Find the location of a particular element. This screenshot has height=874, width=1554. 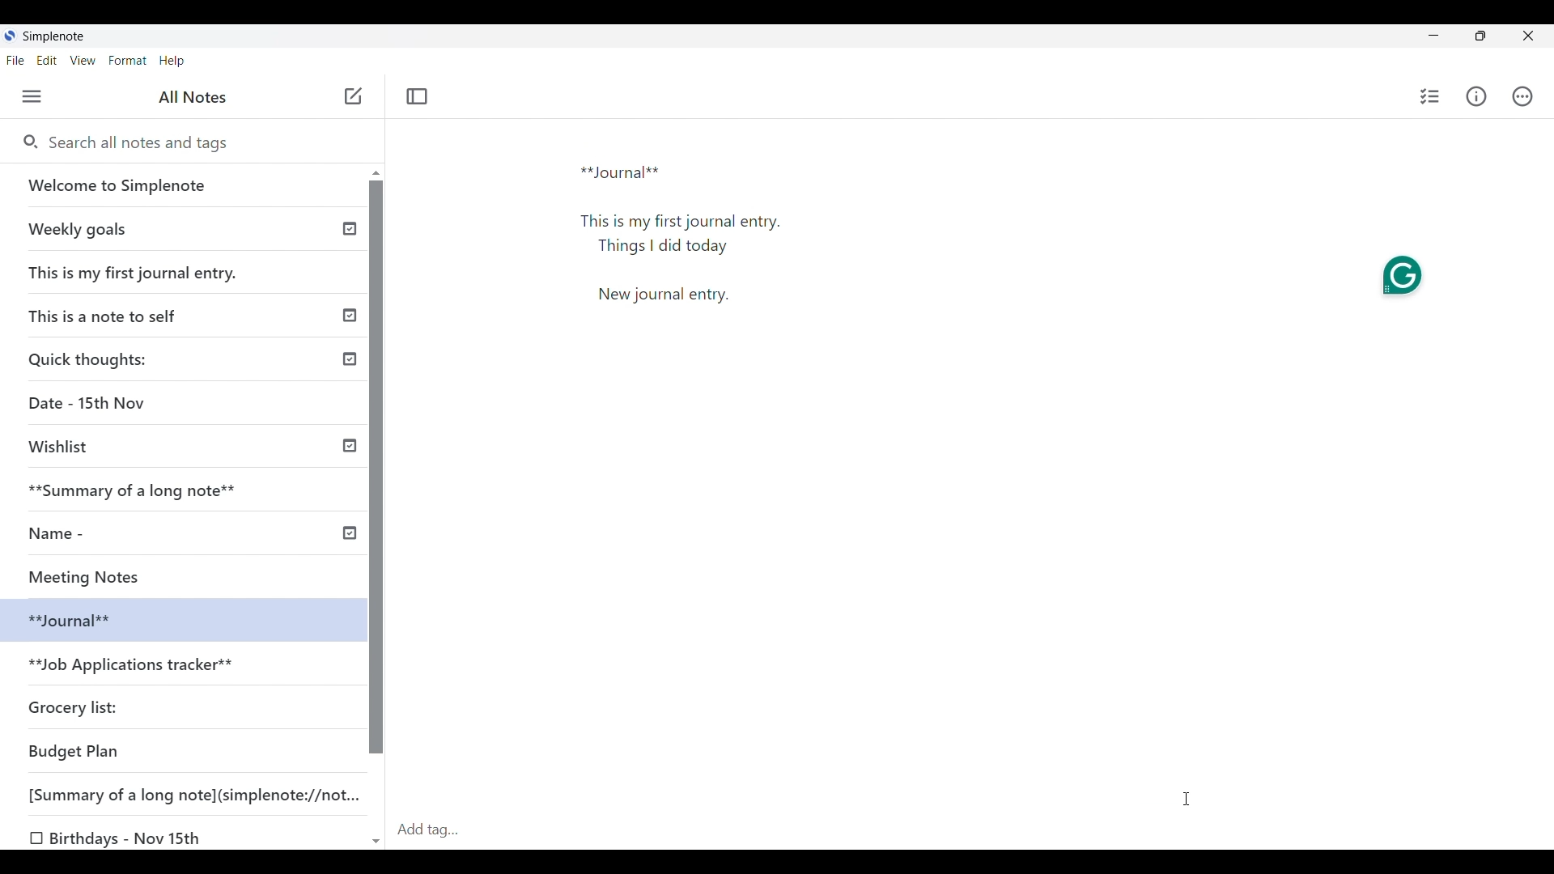

View menu is located at coordinates (83, 61).